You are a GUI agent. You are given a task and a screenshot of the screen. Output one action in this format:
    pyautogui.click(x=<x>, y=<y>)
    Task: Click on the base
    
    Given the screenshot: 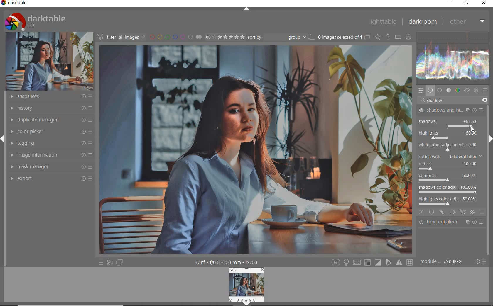 What is the action you would take?
    pyautogui.click(x=440, y=90)
    